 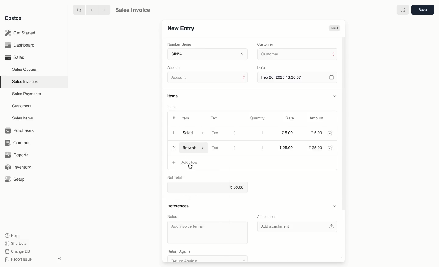 What do you see at coordinates (179, 44) in the screenshot?
I see `‘Number Series` at bounding box center [179, 44].